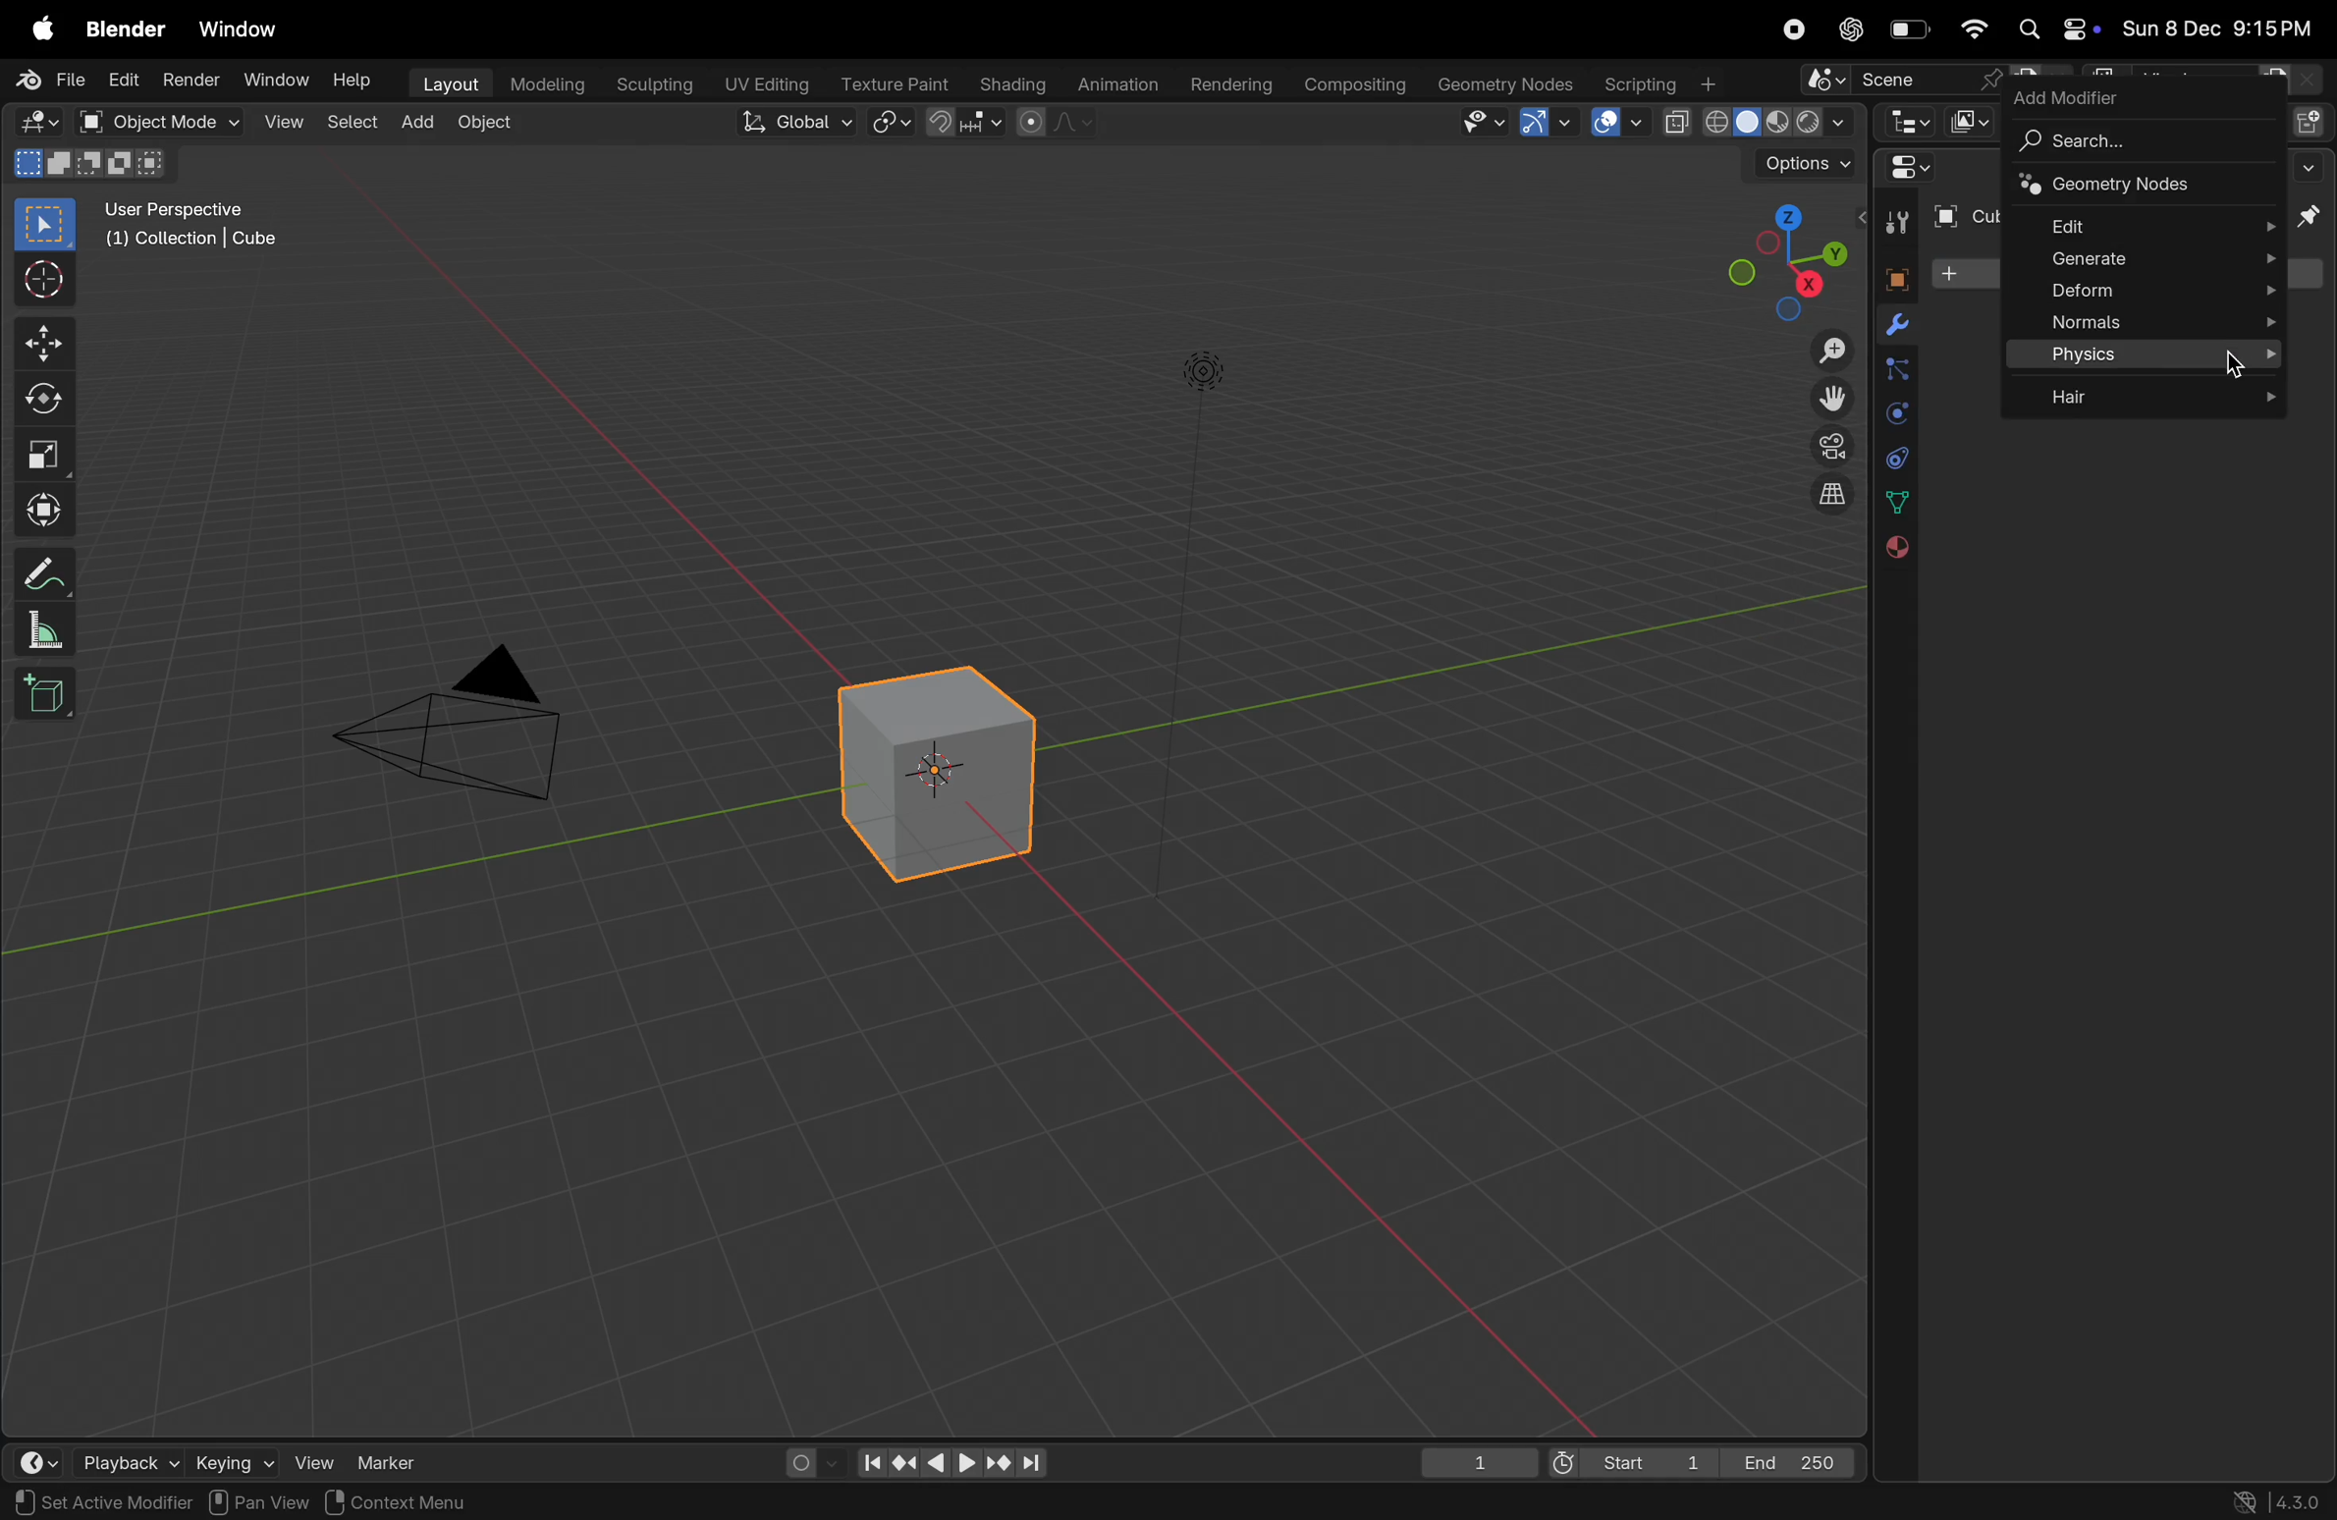 This screenshot has width=2337, height=1520. What do you see at coordinates (1827, 397) in the screenshot?
I see `move the view` at bounding box center [1827, 397].